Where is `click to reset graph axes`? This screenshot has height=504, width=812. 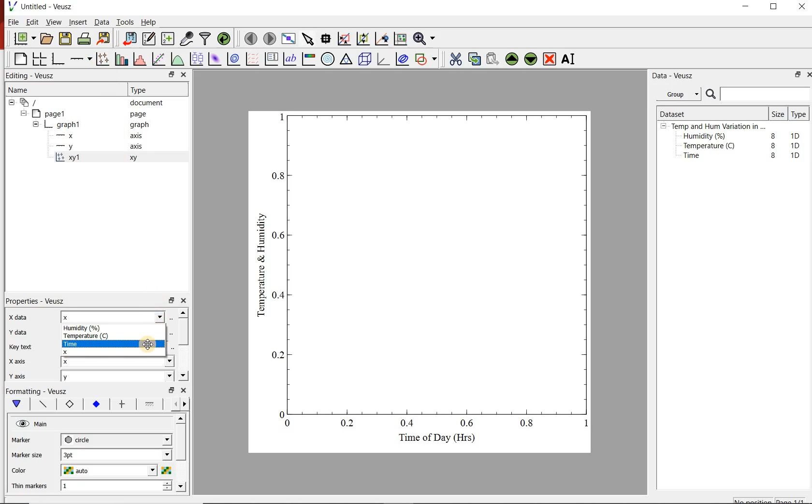 click to reset graph axes is located at coordinates (399, 39).